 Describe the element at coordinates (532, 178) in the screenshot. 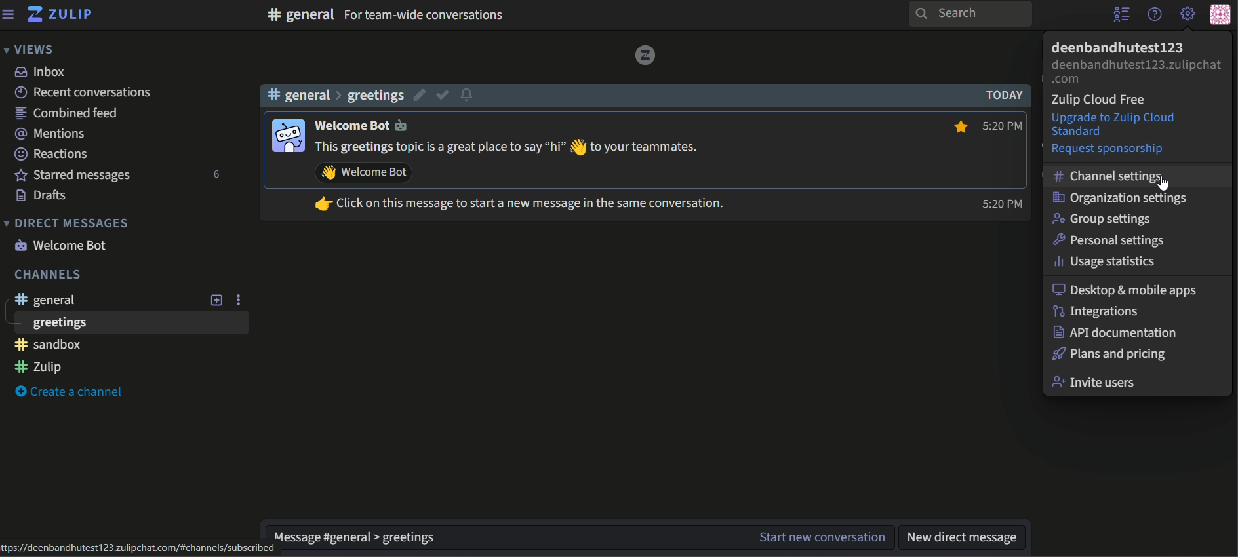

I see `message` at that location.